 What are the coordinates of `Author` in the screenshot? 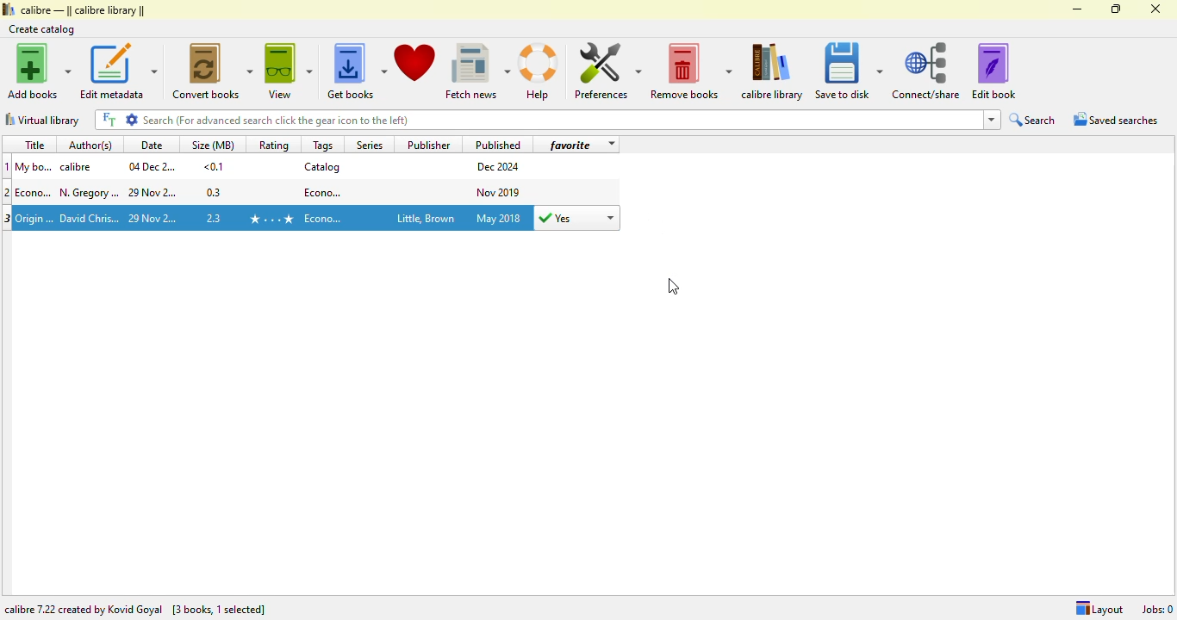 It's located at (90, 219).